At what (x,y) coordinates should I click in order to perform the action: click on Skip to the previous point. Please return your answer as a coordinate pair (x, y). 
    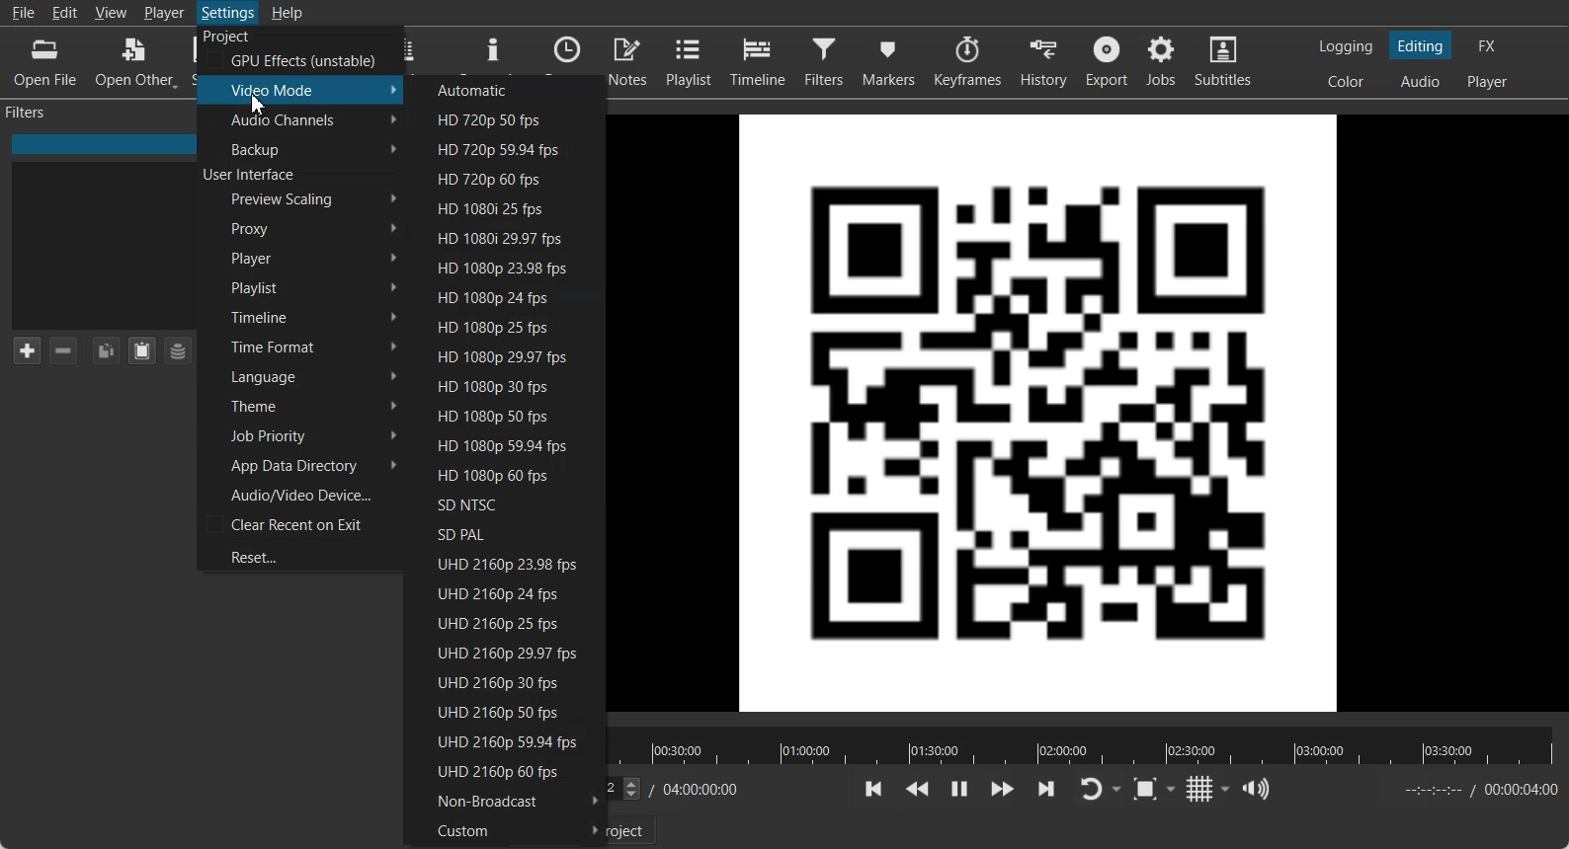
    Looking at the image, I should click on (874, 789).